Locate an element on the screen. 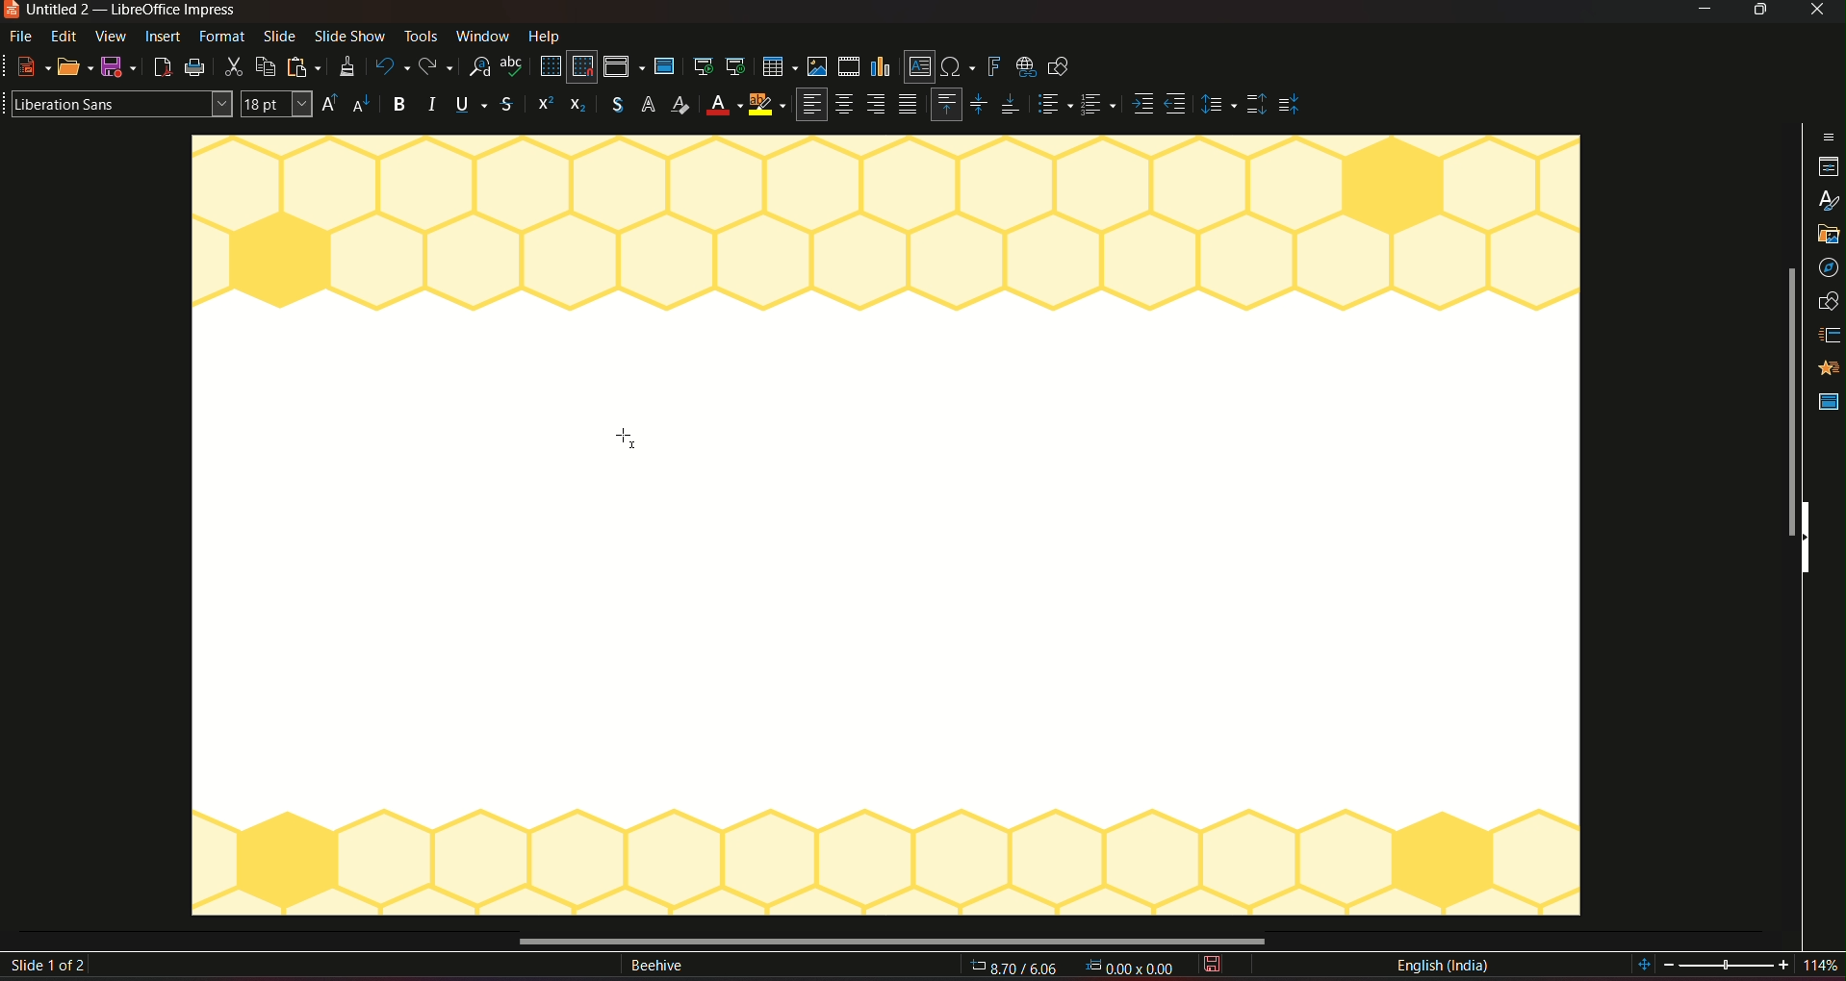  spelling is located at coordinates (513, 68).